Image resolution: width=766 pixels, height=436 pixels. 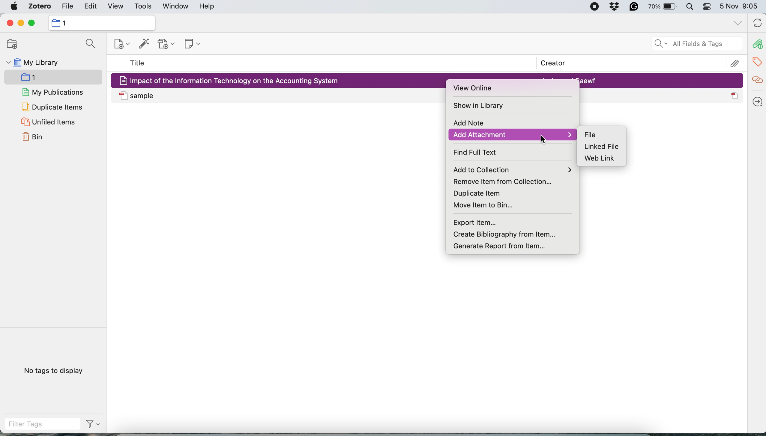 What do you see at coordinates (481, 152) in the screenshot?
I see `find full text` at bounding box center [481, 152].